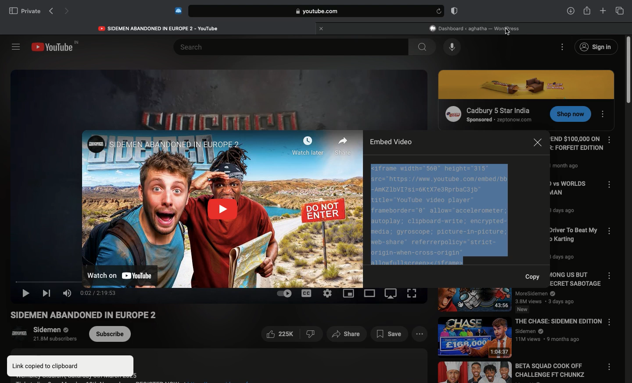 This screenshot has height=383, width=632. I want to click on CTA, so click(567, 115).